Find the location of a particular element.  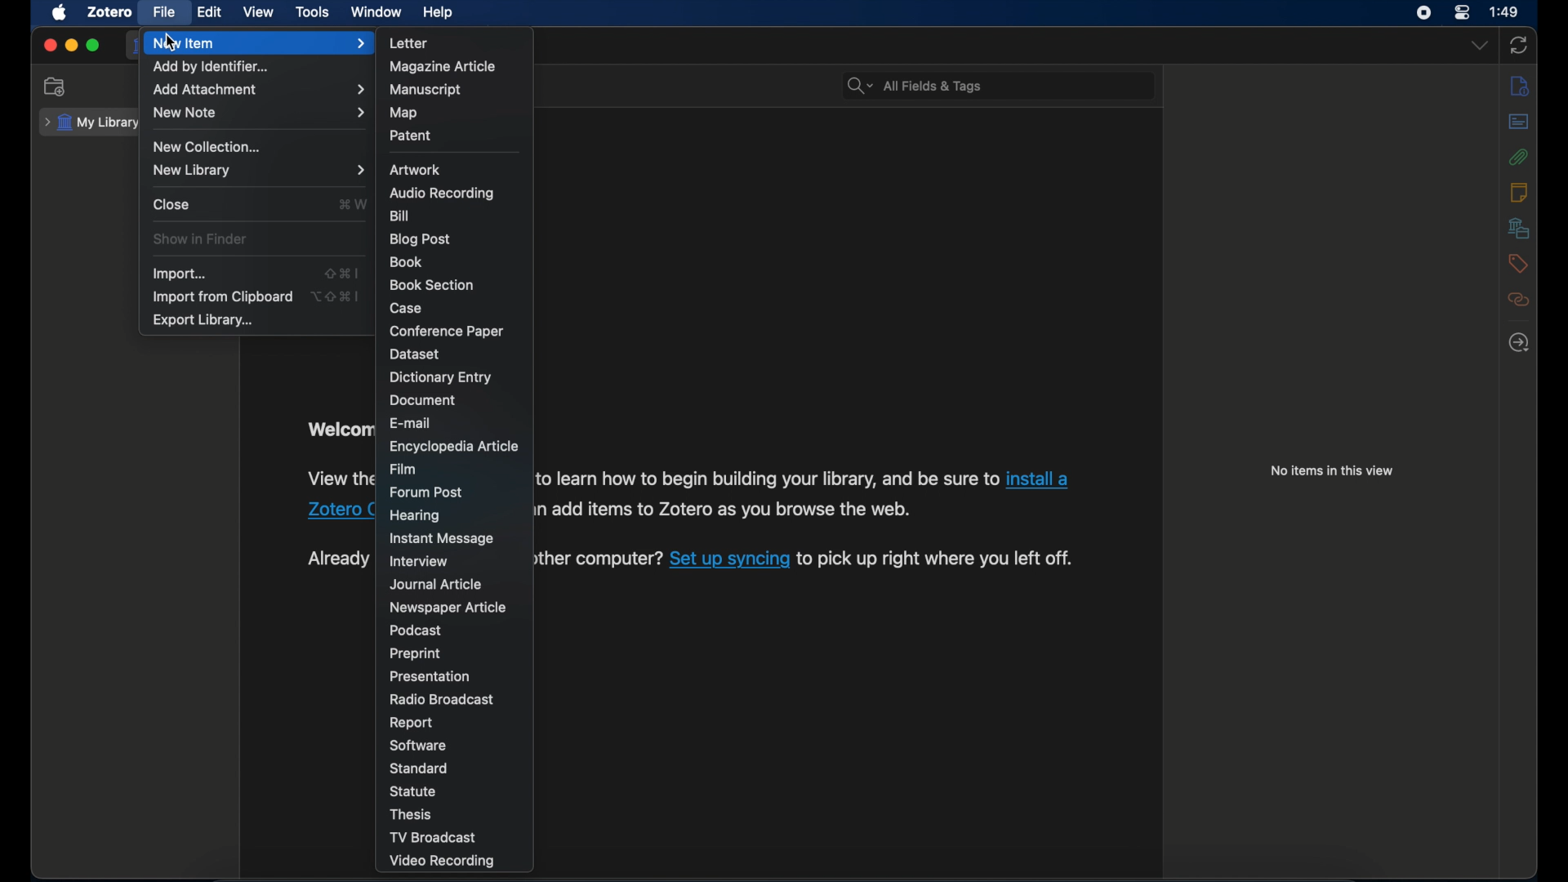

tools is located at coordinates (314, 12).